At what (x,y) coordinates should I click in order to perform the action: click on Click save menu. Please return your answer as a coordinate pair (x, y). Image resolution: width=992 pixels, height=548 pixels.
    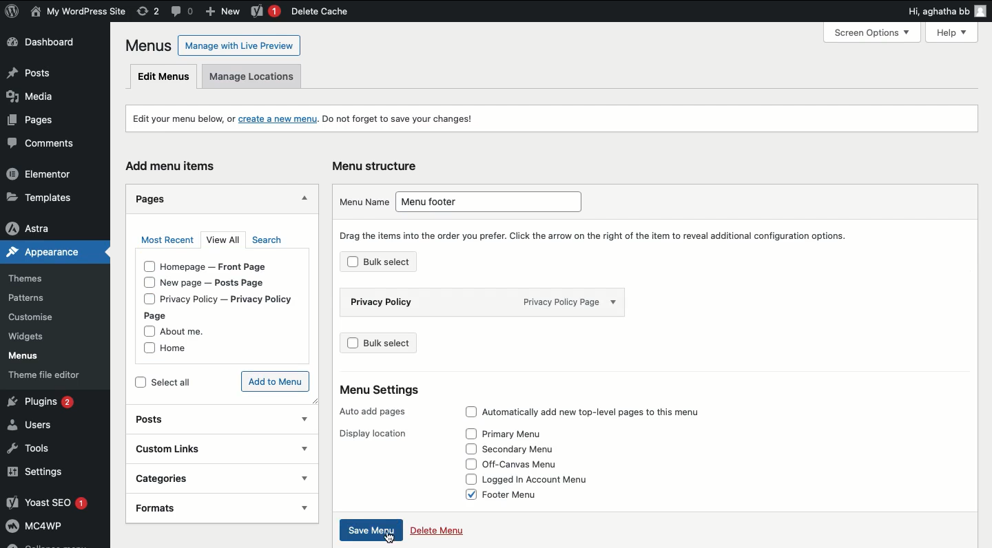
    Looking at the image, I should click on (369, 531).